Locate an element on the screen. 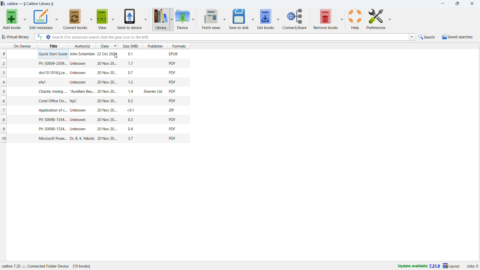 This screenshot has width=480, height=270. one book entry is located at coordinates (92, 64).